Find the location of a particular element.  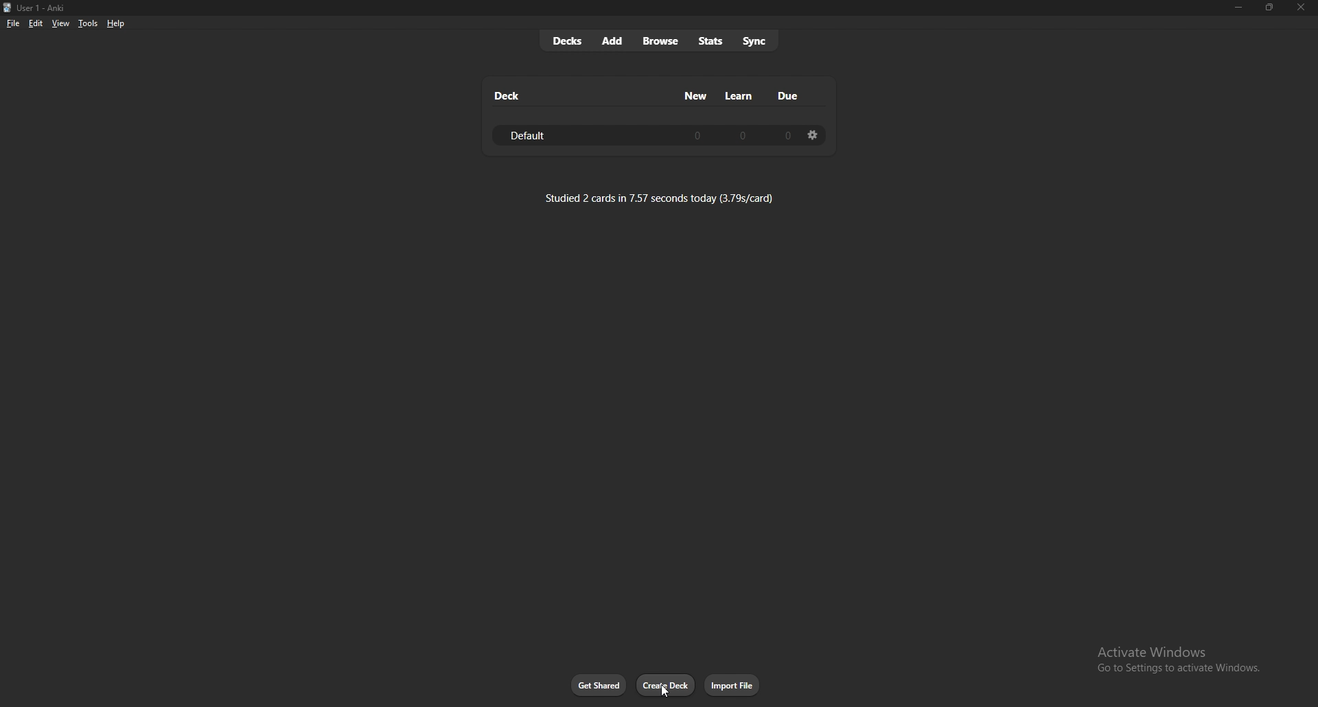

Maximize/resize is located at coordinates (1269, 8).